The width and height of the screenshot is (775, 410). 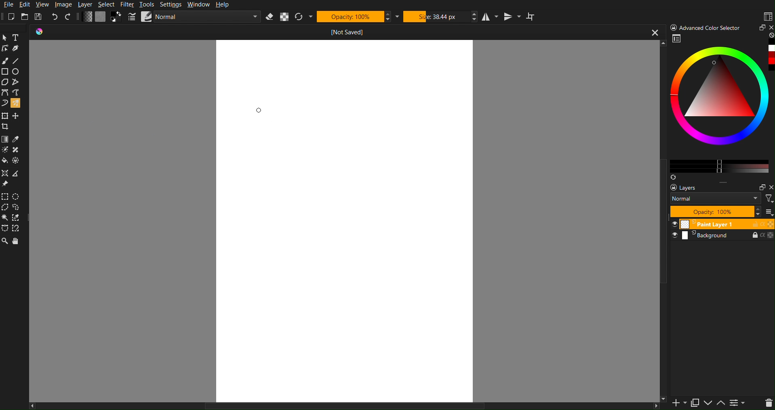 What do you see at coordinates (200, 4) in the screenshot?
I see `Window` at bounding box center [200, 4].